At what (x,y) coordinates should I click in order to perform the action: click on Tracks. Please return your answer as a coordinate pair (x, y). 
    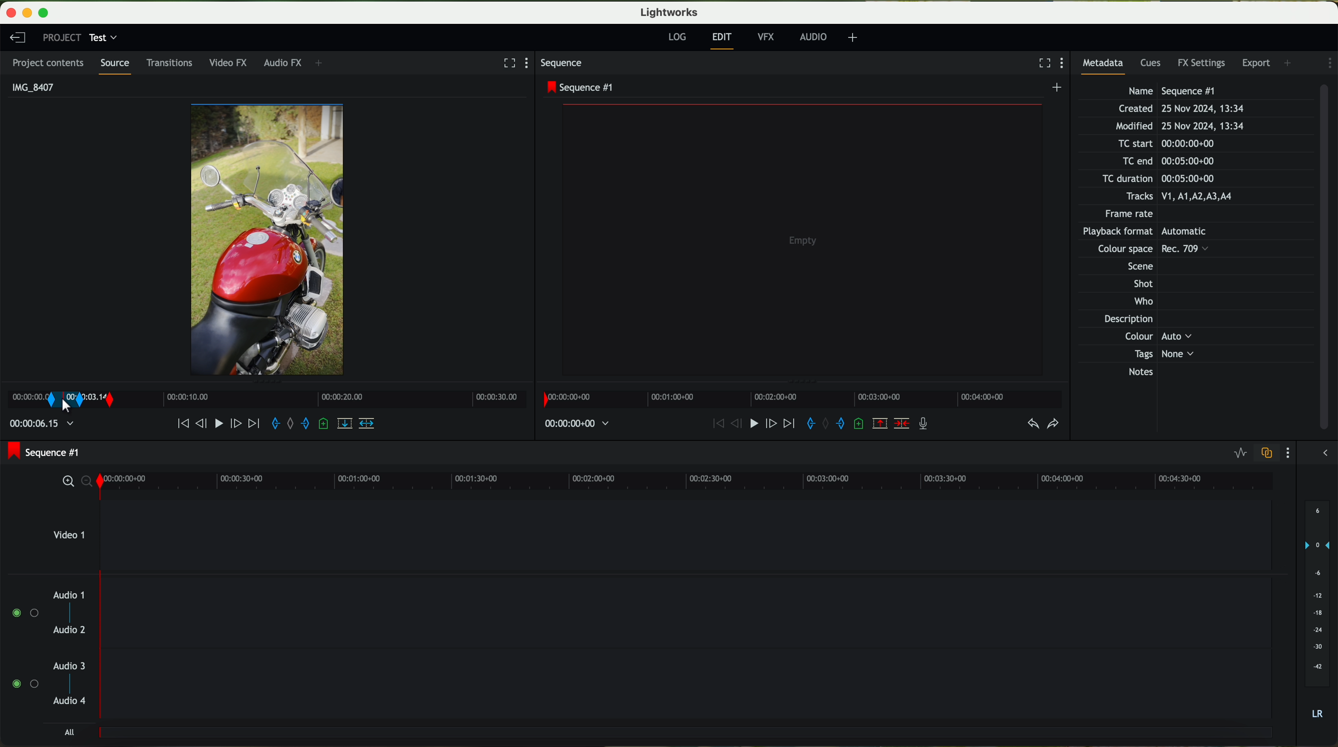
    Looking at the image, I should click on (1177, 197).